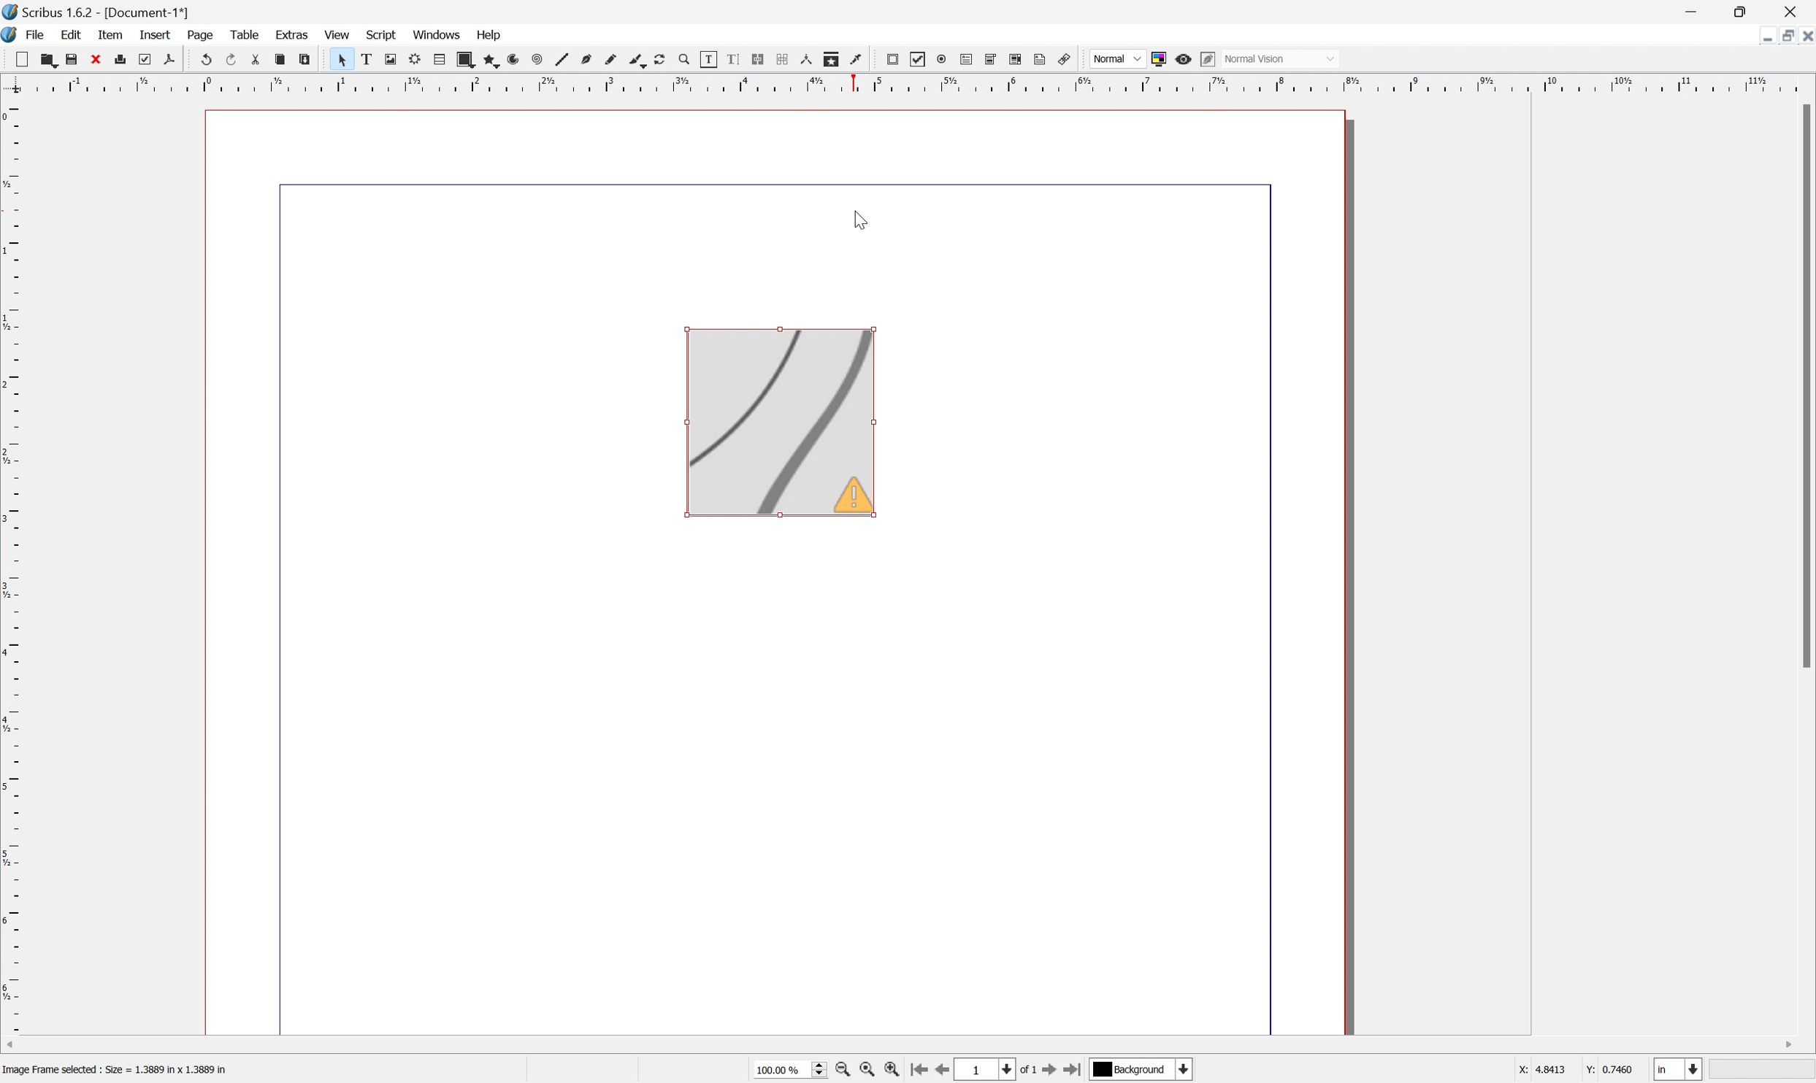 This screenshot has width=1816, height=1083. Describe the element at coordinates (1691, 12) in the screenshot. I see `Minimize` at that location.